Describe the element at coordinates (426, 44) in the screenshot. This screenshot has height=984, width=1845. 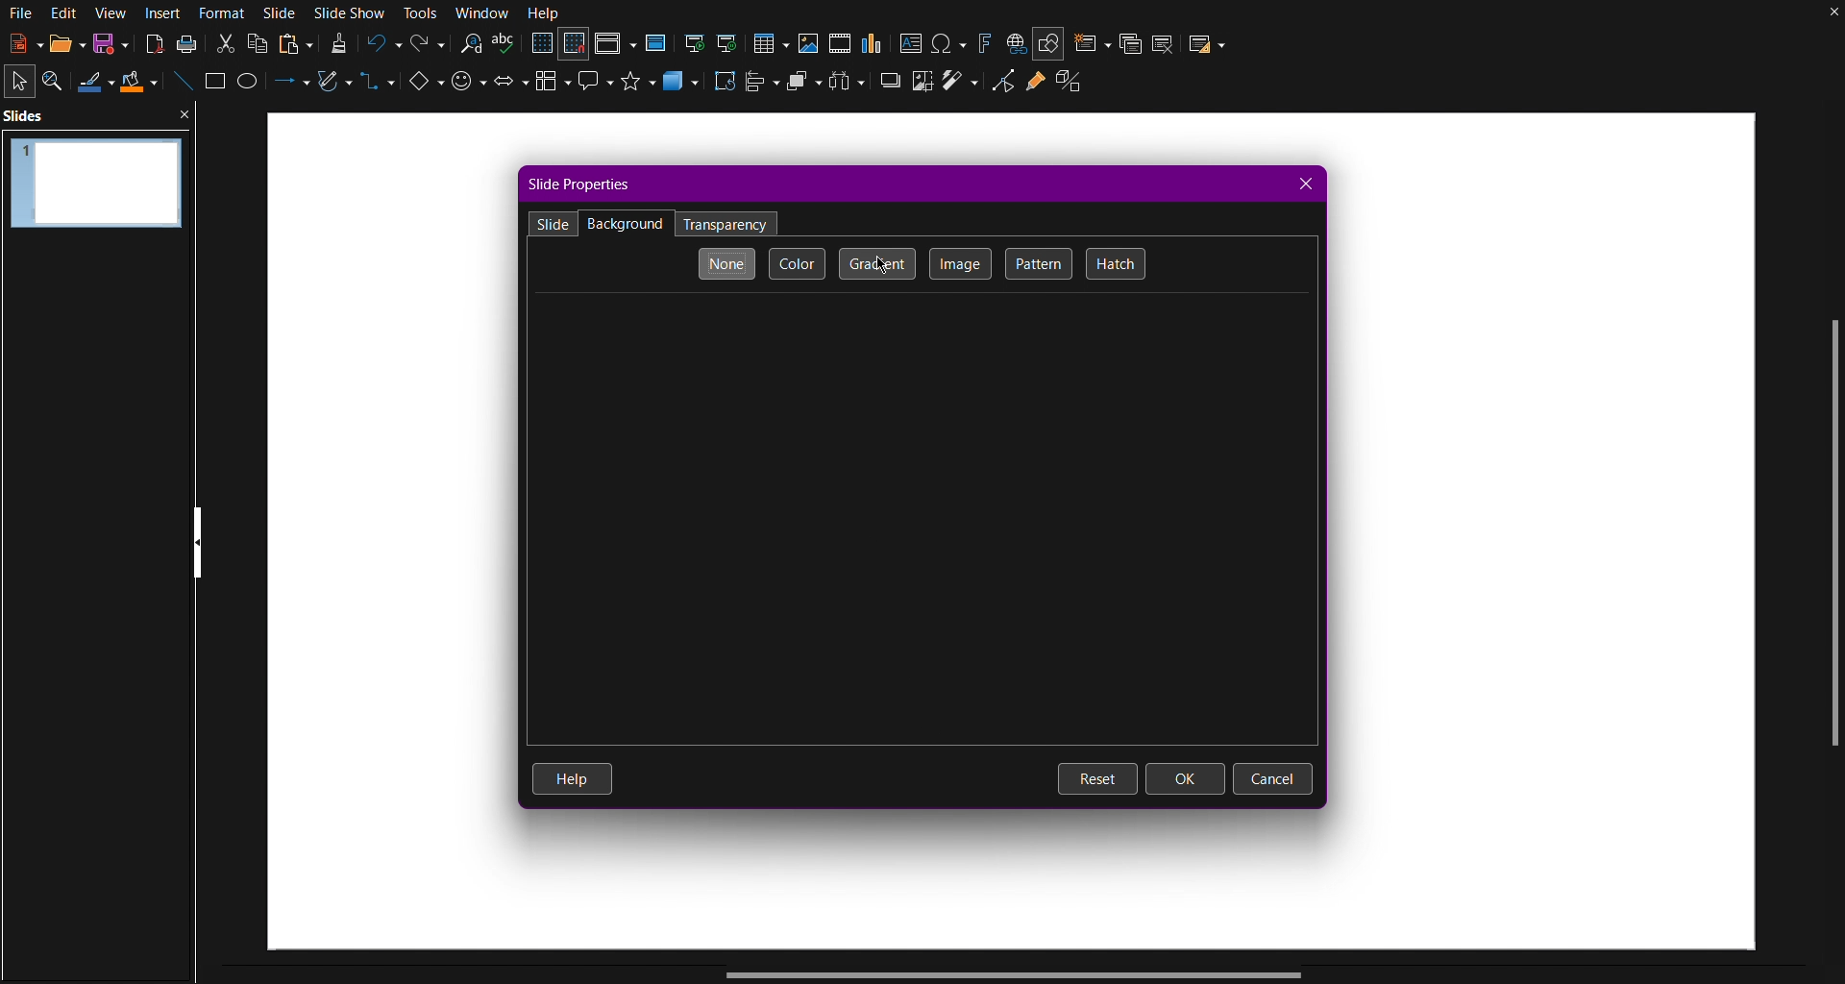
I see `Redo` at that location.